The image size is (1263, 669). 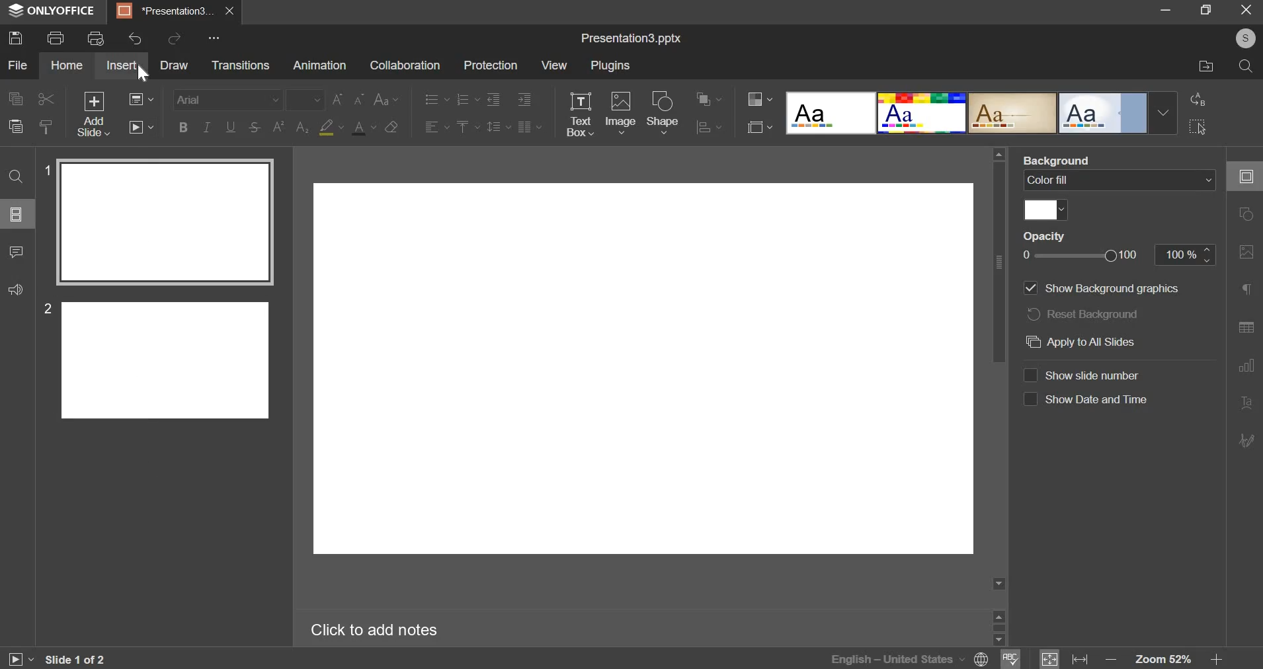 What do you see at coordinates (620, 111) in the screenshot?
I see `image` at bounding box center [620, 111].